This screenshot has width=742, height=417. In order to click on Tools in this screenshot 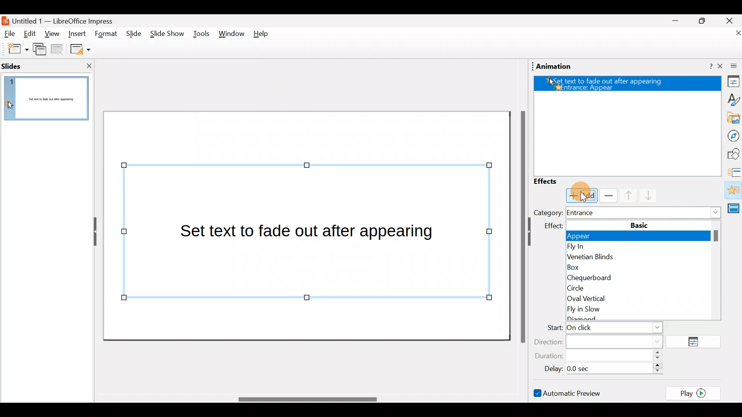, I will do `click(201, 35)`.